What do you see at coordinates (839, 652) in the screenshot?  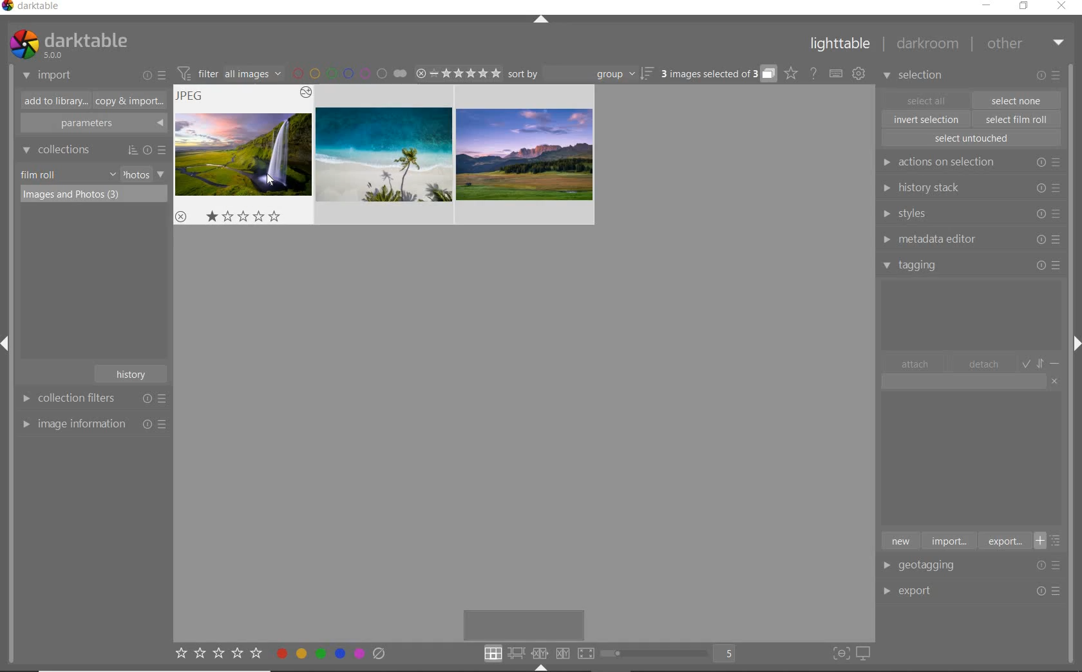 I see `toggle focus-peaking mode` at bounding box center [839, 652].